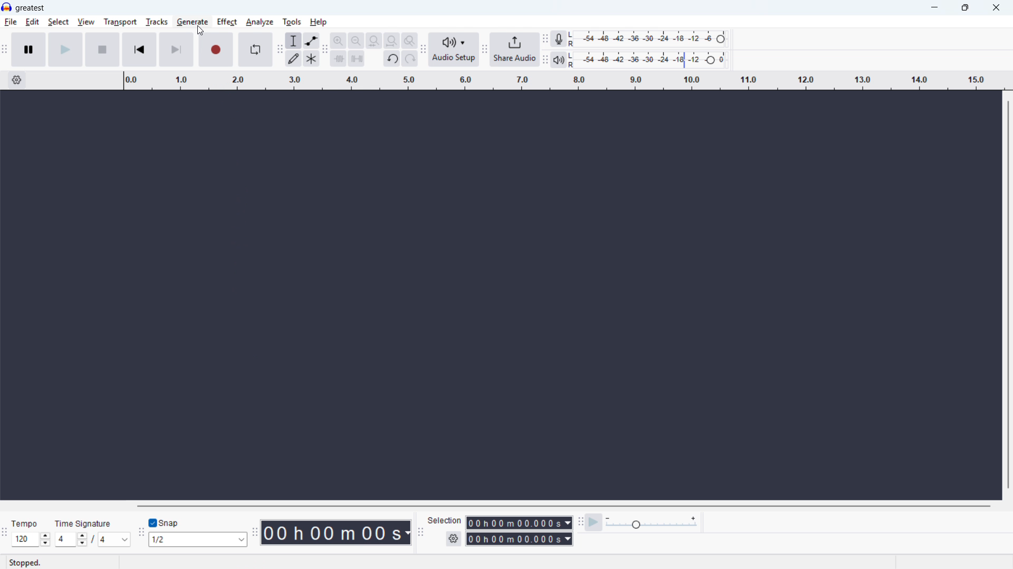  Describe the element at coordinates (28, 50) in the screenshot. I see `pause` at that location.